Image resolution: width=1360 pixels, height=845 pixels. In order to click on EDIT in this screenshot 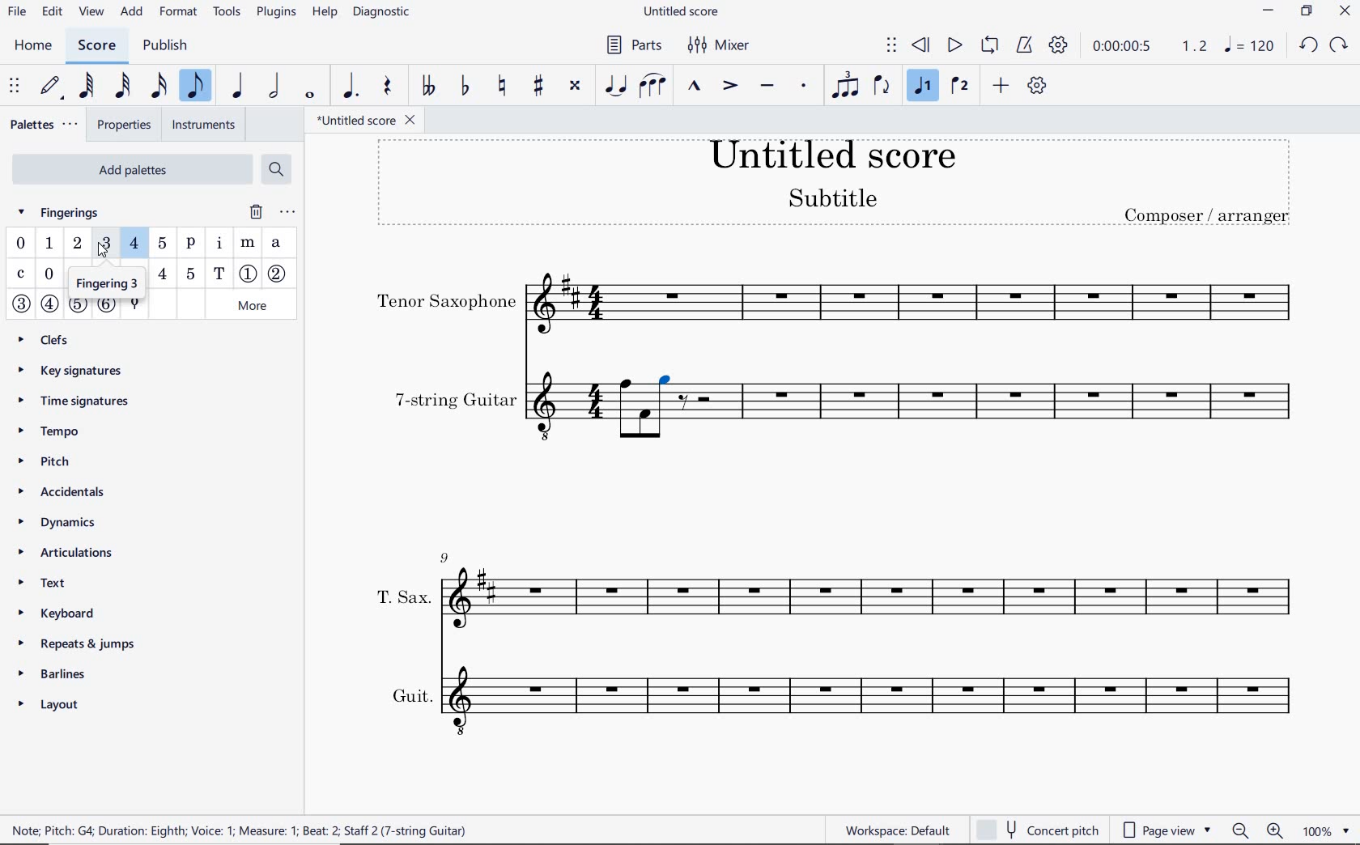, I will do `click(50, 13)`.